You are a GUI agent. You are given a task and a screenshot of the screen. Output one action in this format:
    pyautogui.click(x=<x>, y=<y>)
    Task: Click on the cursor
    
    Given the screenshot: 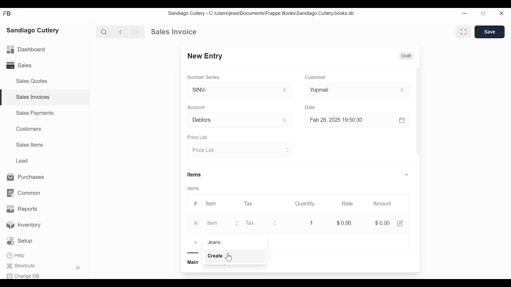 What is the action you would take?
    pyautogui.click(x=228, y=258)
    